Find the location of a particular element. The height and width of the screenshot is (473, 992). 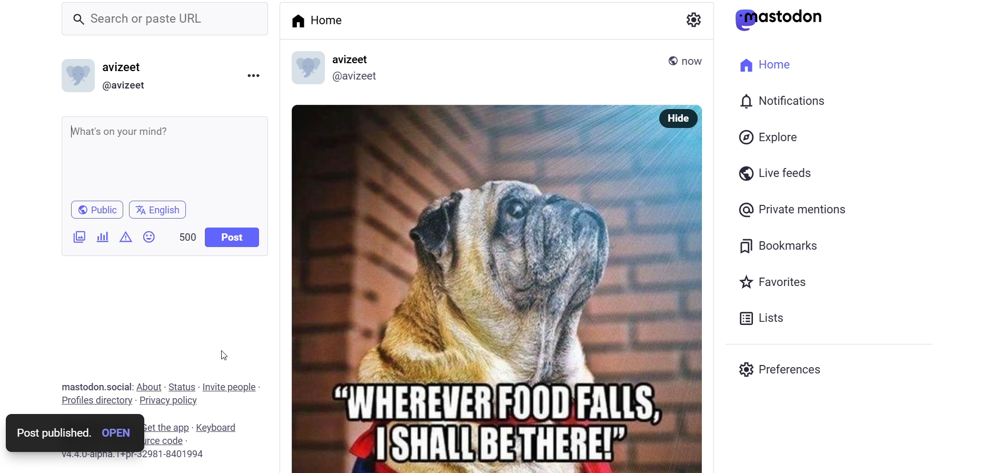

mastodon is located at coordinates (784, 18).